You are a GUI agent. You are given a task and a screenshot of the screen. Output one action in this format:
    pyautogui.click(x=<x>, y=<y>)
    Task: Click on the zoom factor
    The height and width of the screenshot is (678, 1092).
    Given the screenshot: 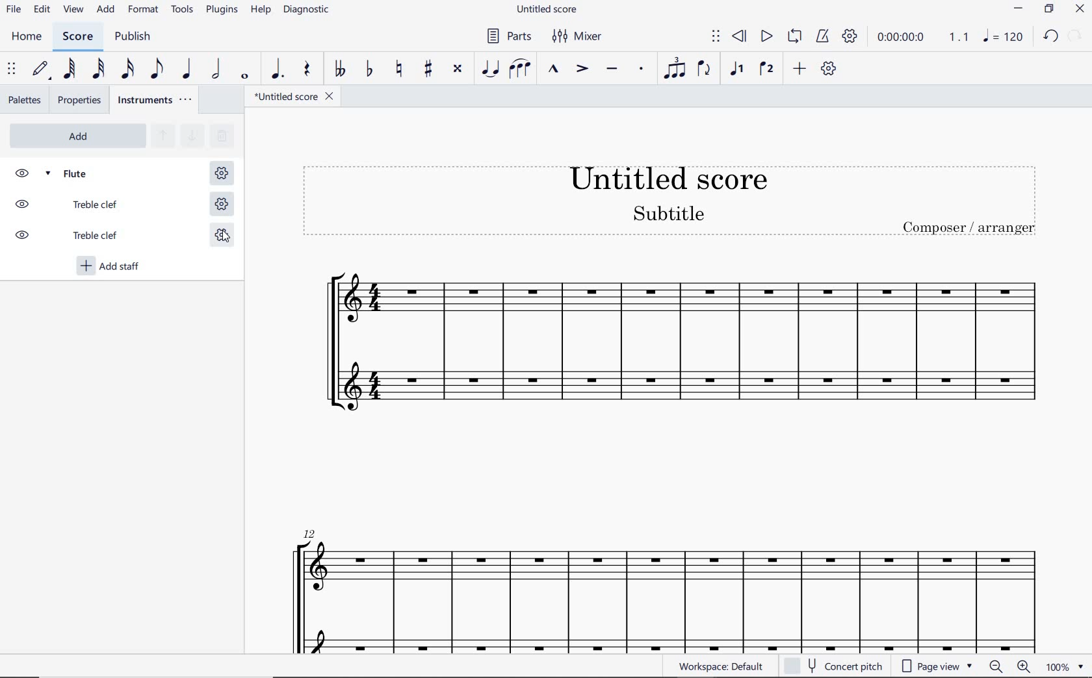 What is the action you would take?
    pyautogui.click(x=1063, y=667)
    